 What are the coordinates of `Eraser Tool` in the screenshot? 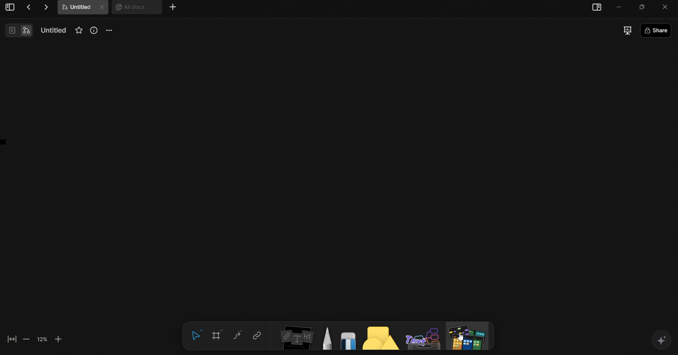 It's located at (348, 338).